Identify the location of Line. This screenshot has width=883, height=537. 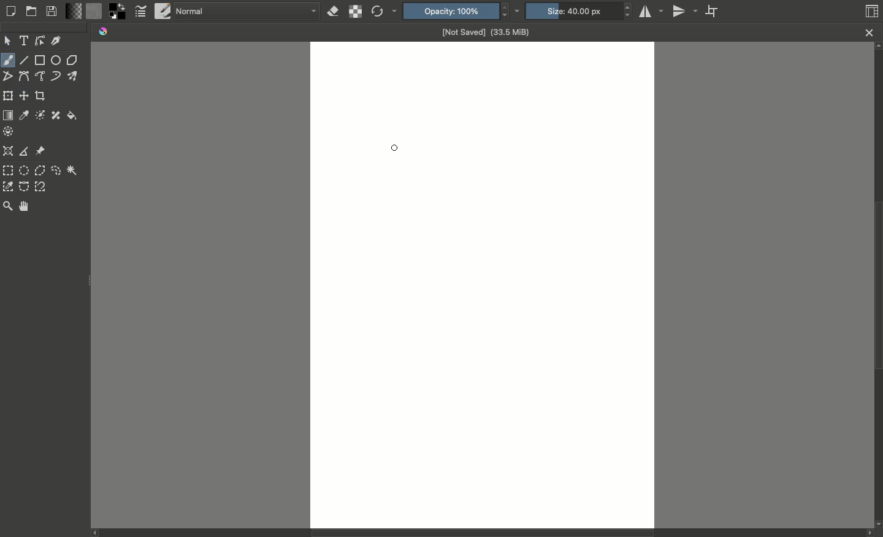
(25, 61).